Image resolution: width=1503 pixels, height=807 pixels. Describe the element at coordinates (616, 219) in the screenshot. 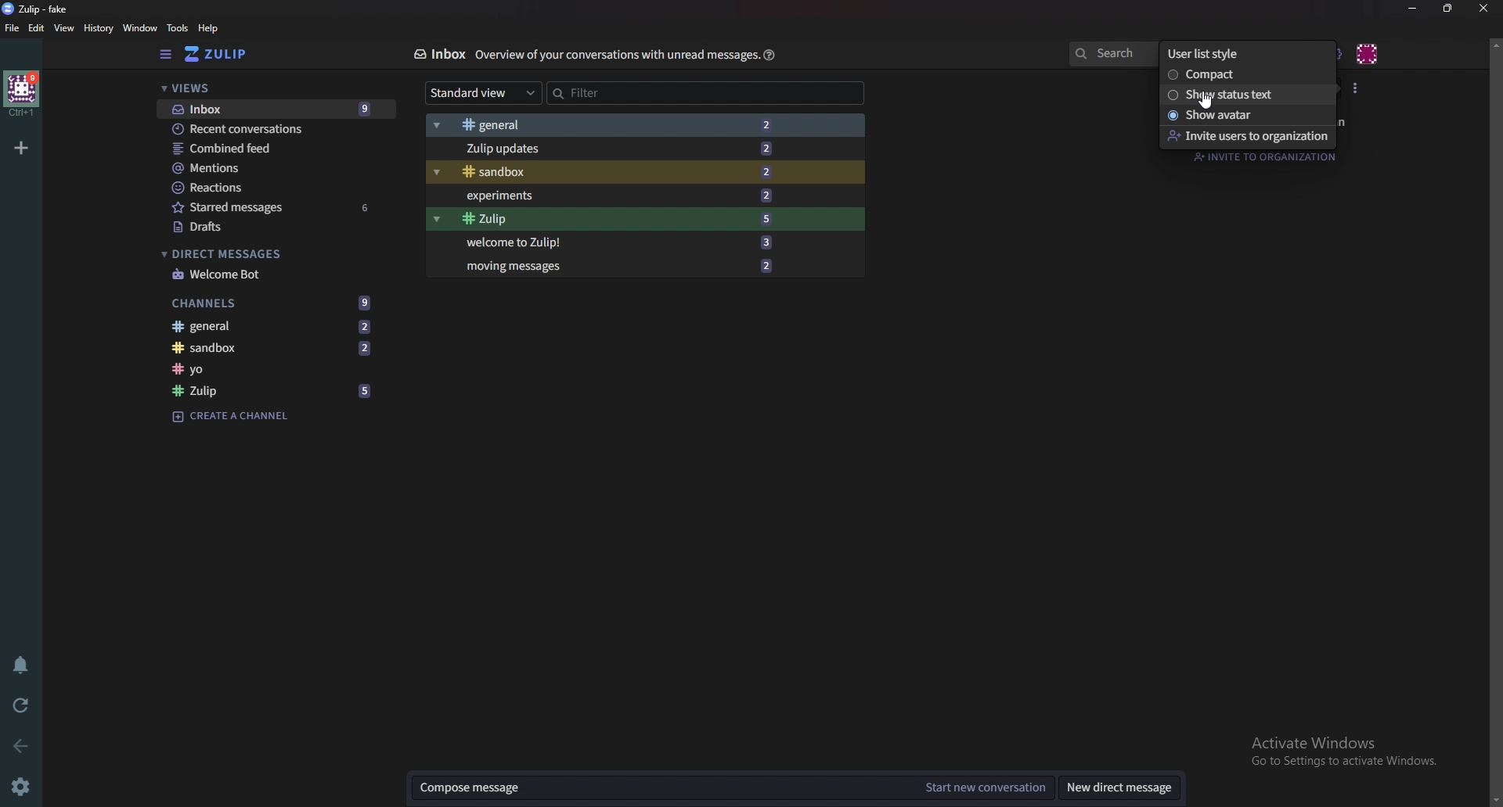

I see `Zulip` at that location.